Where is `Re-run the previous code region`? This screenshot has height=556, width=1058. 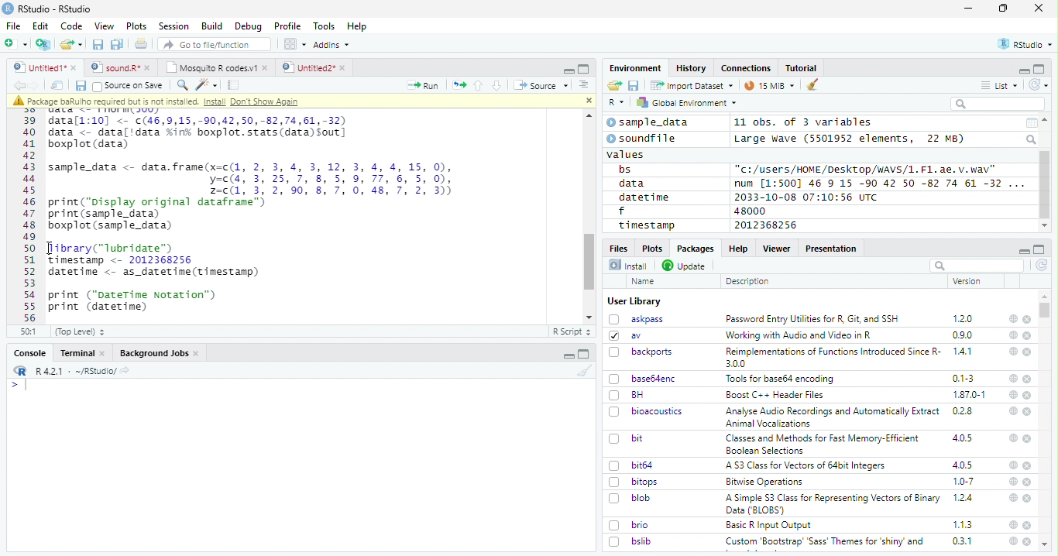
Re-run the previous code region is located at coordinates (458, 86).